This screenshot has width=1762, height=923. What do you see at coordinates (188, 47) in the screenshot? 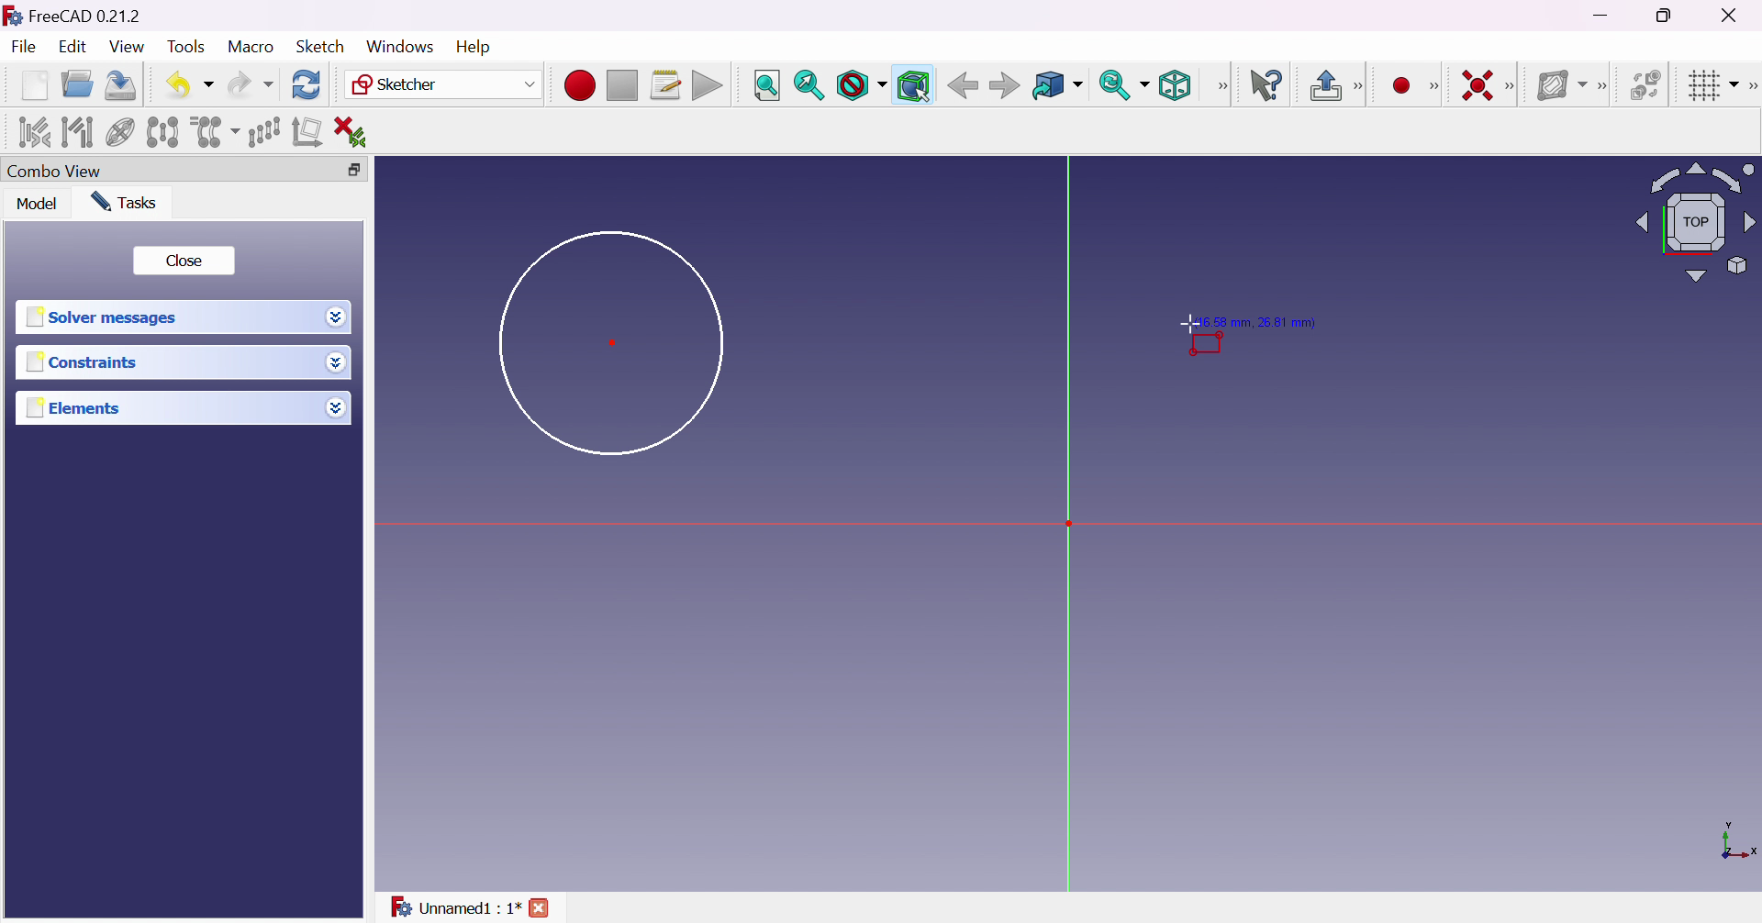
I see `Tools` at bounding box center [188, 47].